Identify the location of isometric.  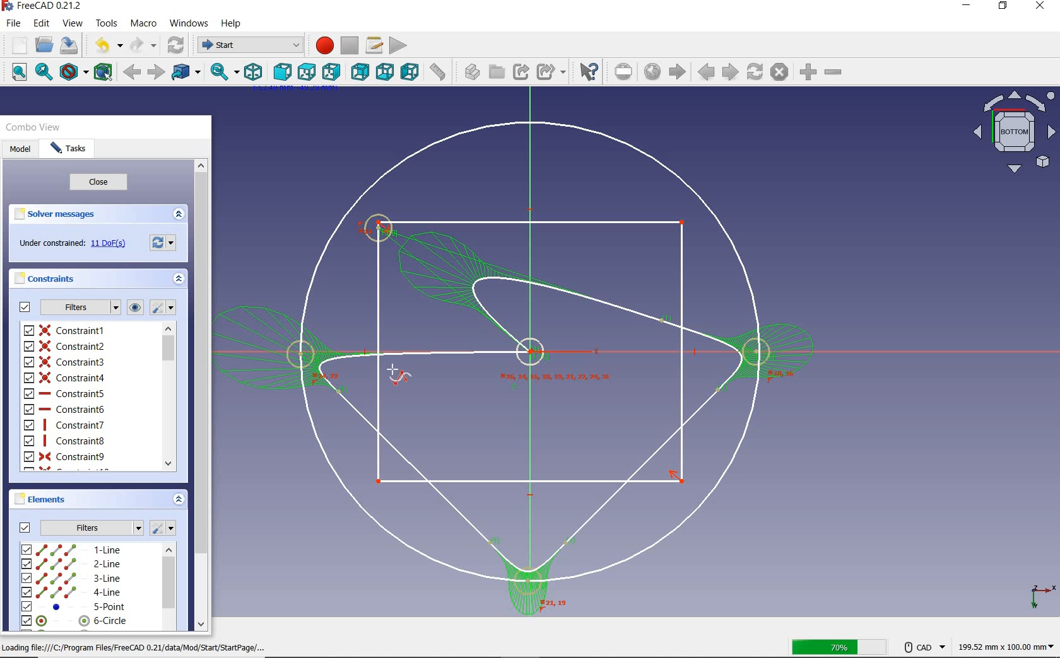
(254, 72).